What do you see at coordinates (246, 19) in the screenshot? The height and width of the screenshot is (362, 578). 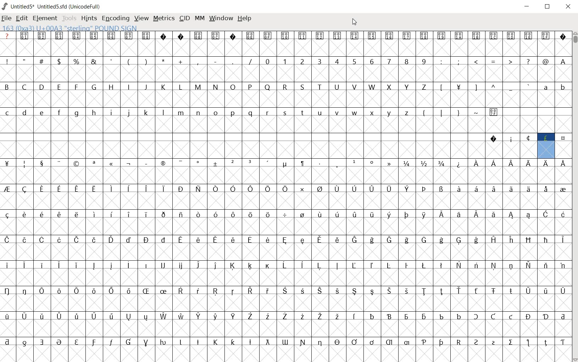 I see `HELP` at bounding box center [246, 19].